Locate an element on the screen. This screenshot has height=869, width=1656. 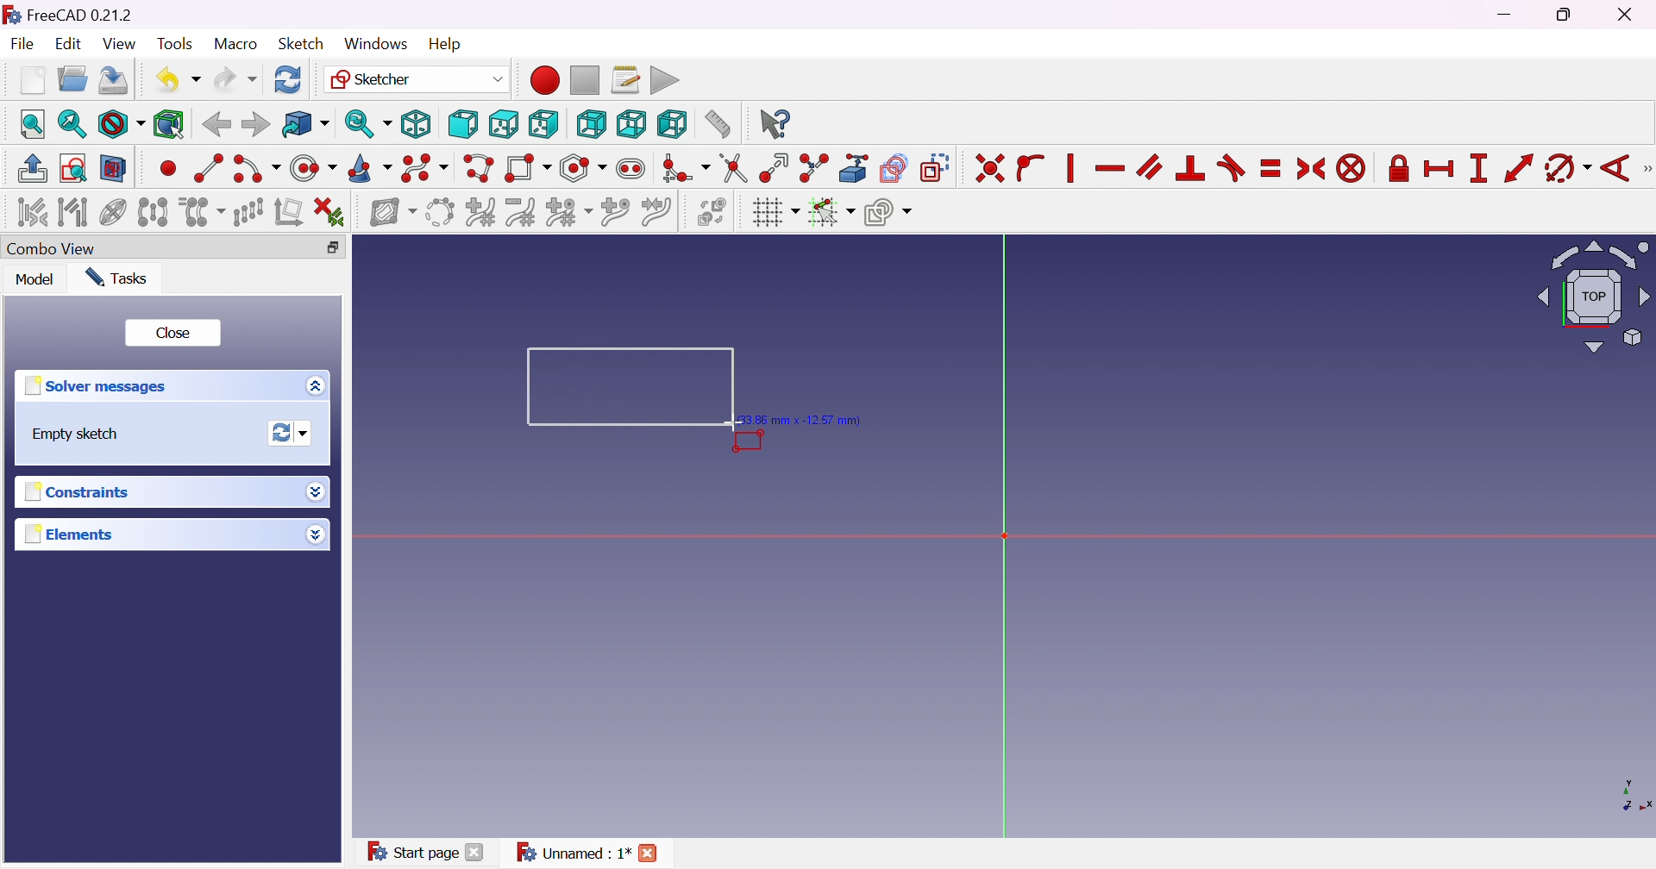
Select associated constraints is located at coordinates (32, 211).